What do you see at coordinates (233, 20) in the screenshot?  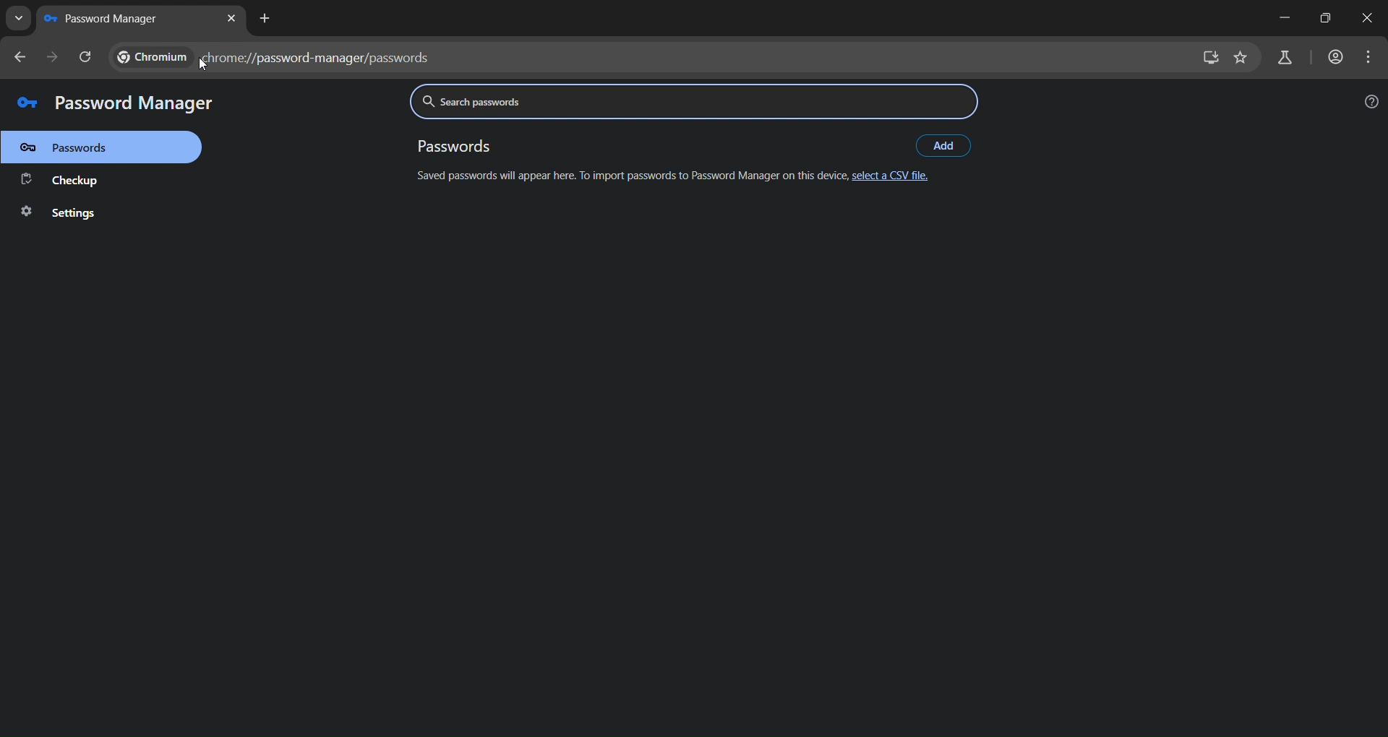 I see `close tab` at bounding box center [233, 20].